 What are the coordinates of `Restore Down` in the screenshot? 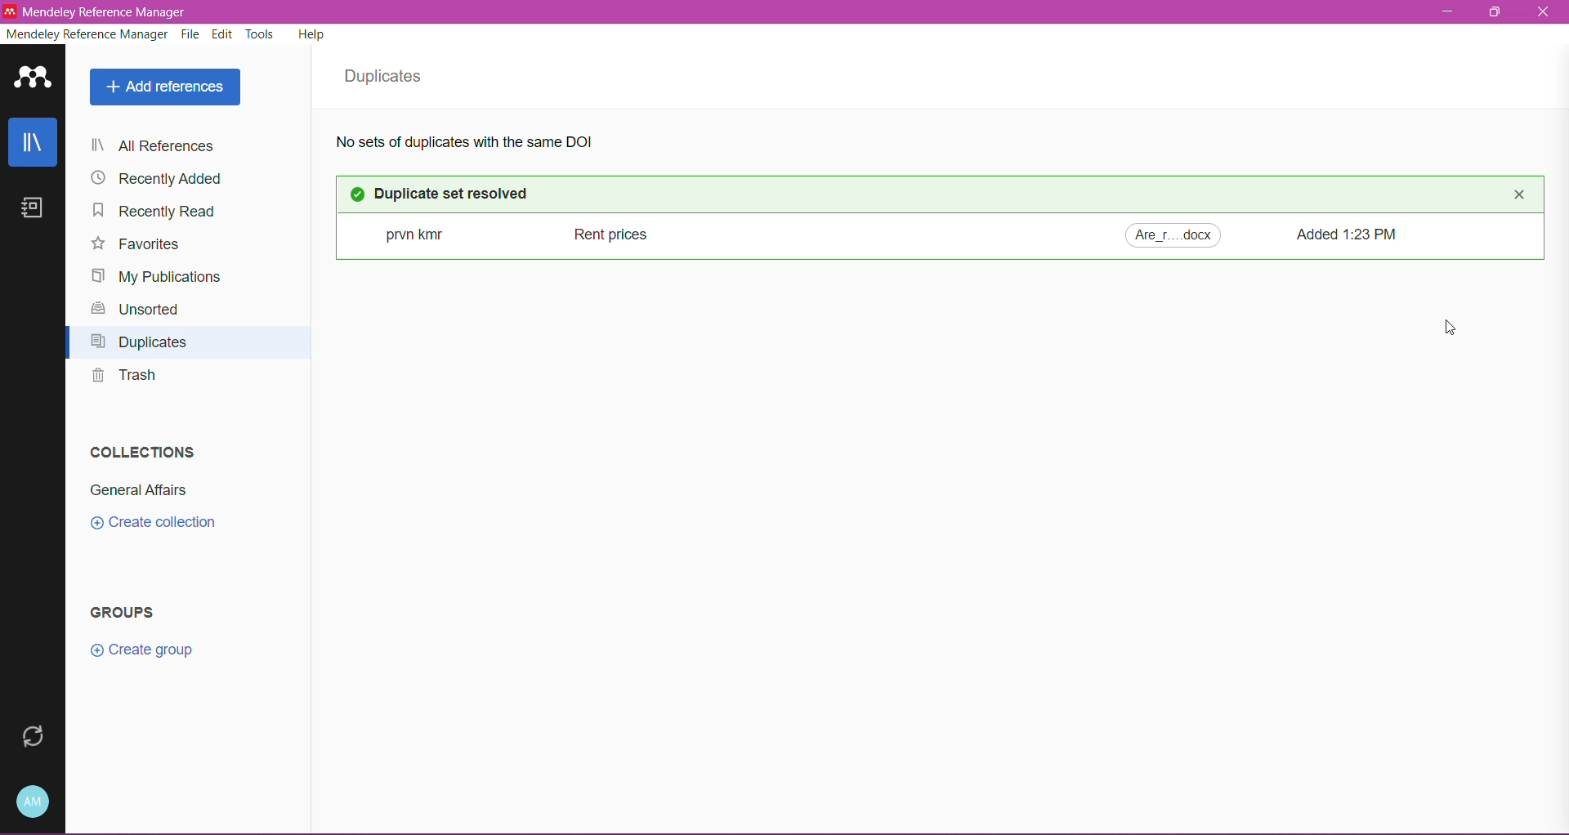 It's located at (1497, 12).